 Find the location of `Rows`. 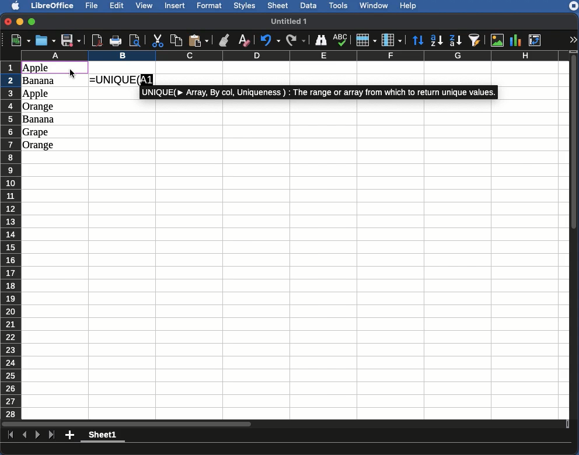

Rows is located at coordinates (11, 238).